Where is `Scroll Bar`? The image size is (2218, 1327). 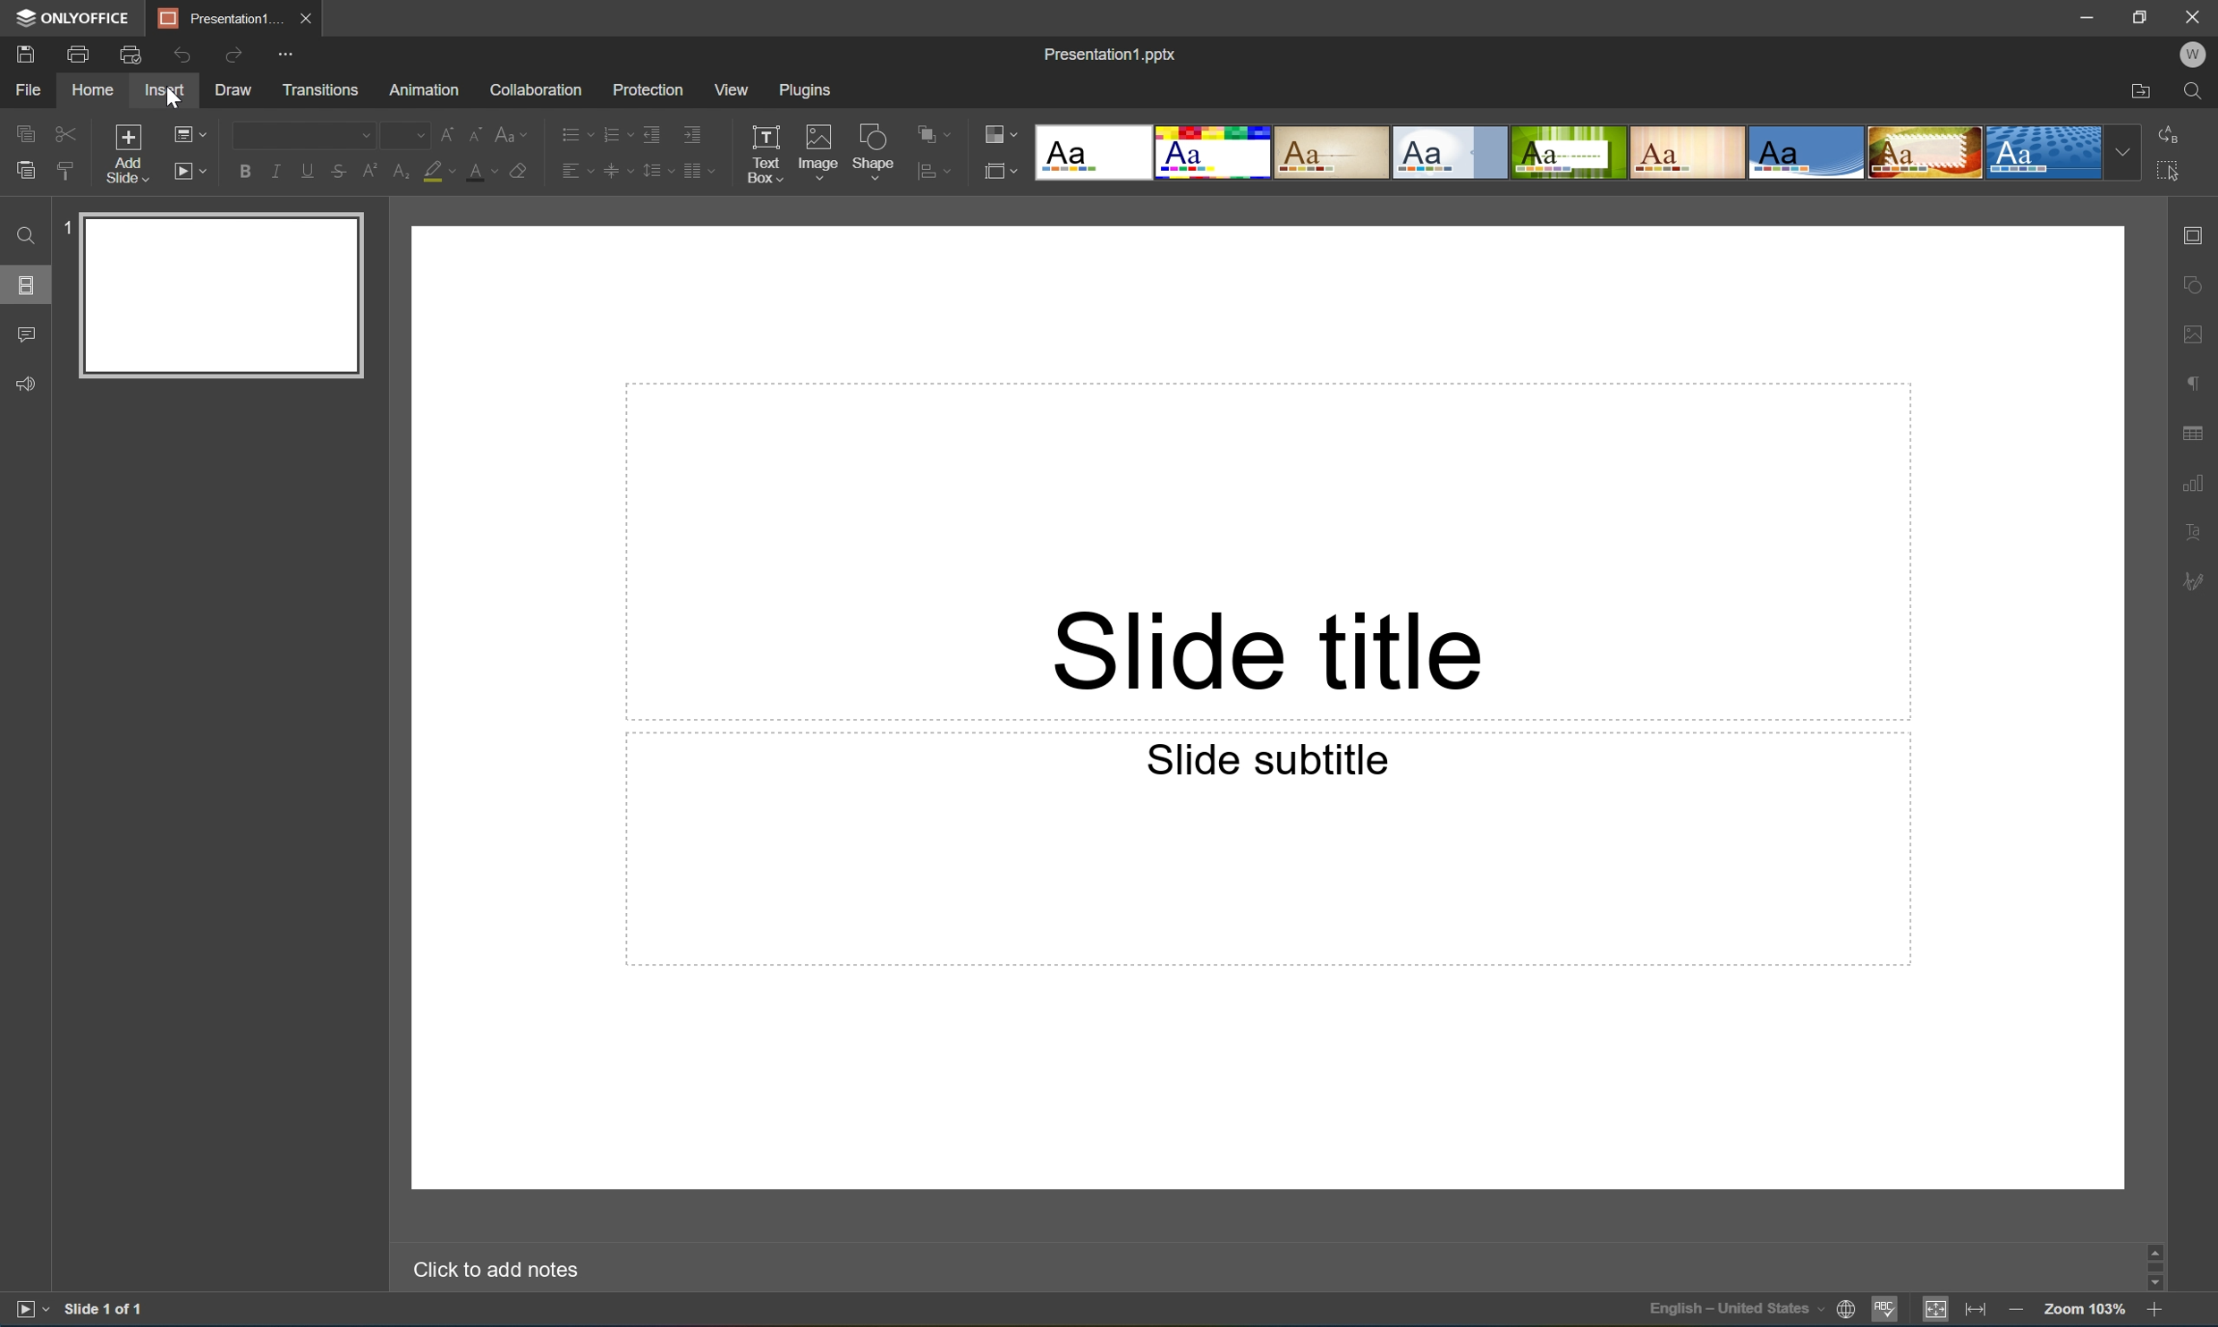
Scroll Bar is located at coordinates (2150, 1261).